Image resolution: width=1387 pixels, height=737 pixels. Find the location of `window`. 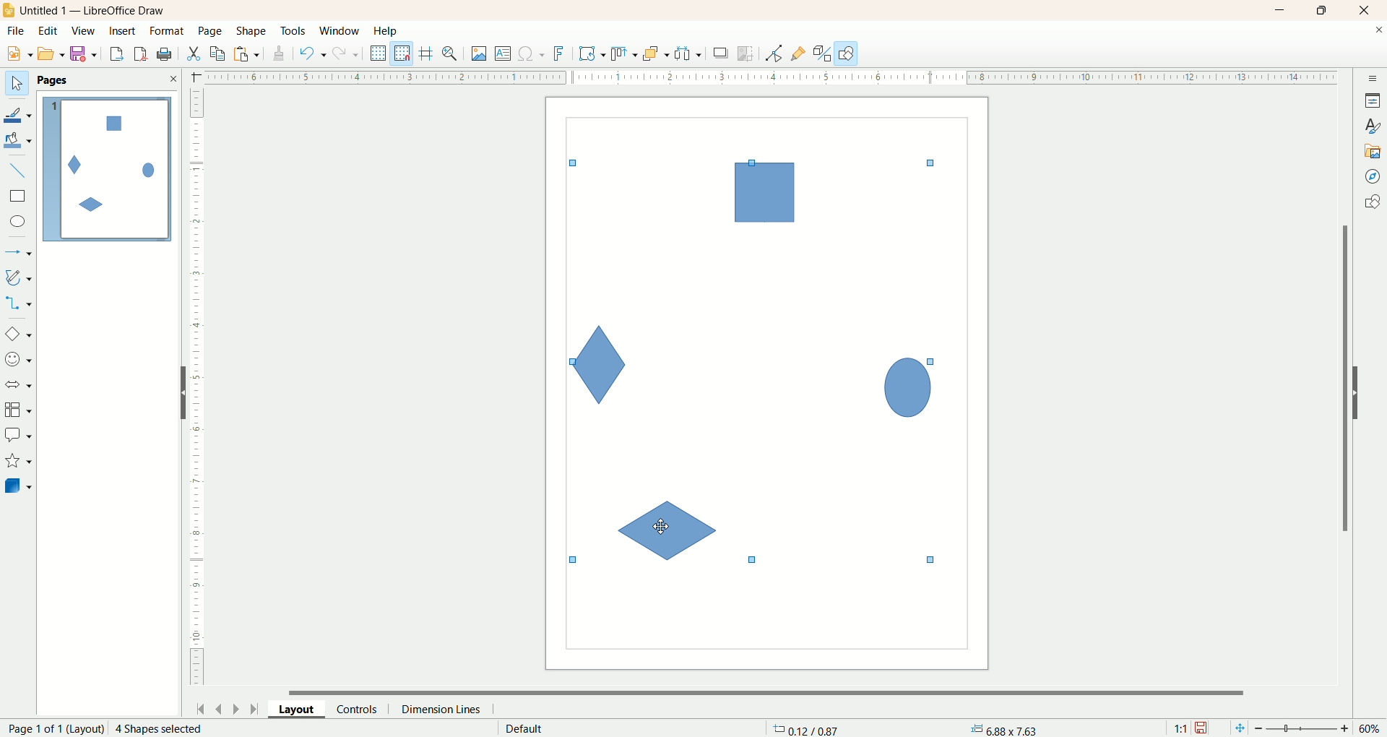

window is located at coordinates (343, 32).